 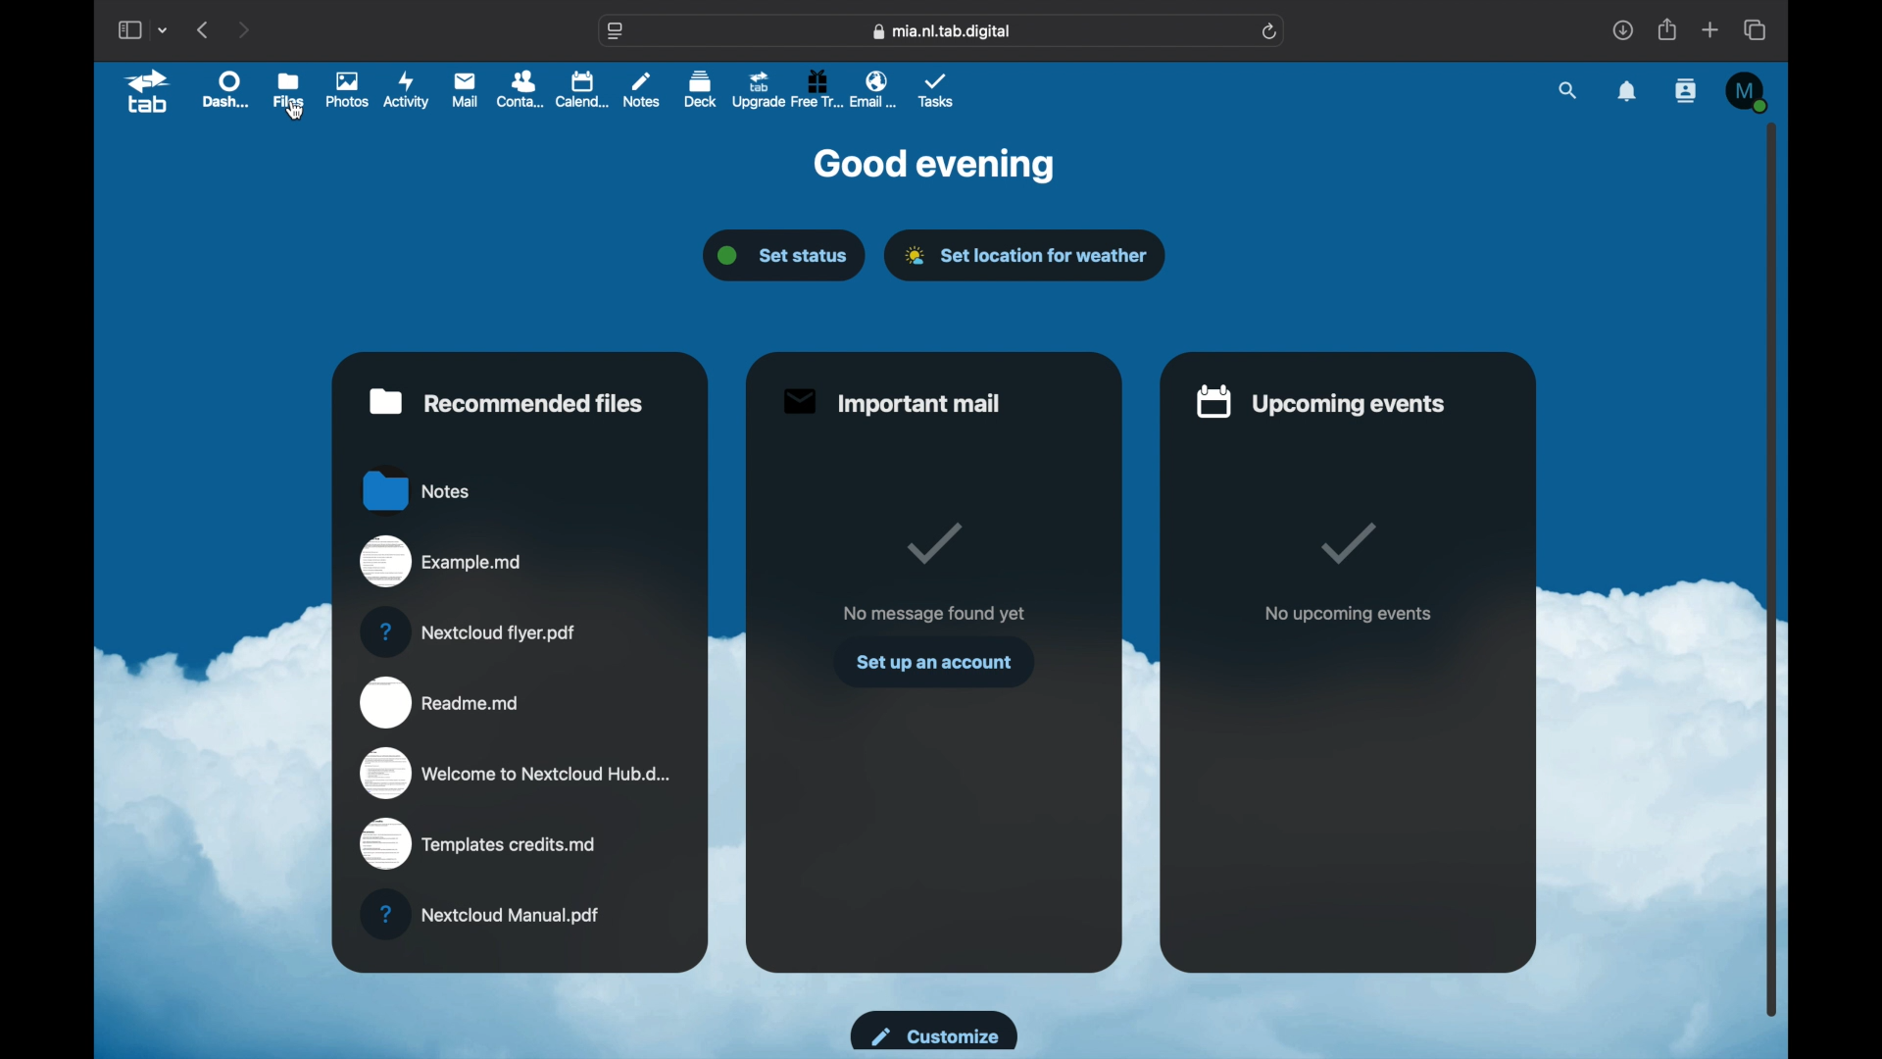 I want to click on no message found yet, so click(x=934, y=614).